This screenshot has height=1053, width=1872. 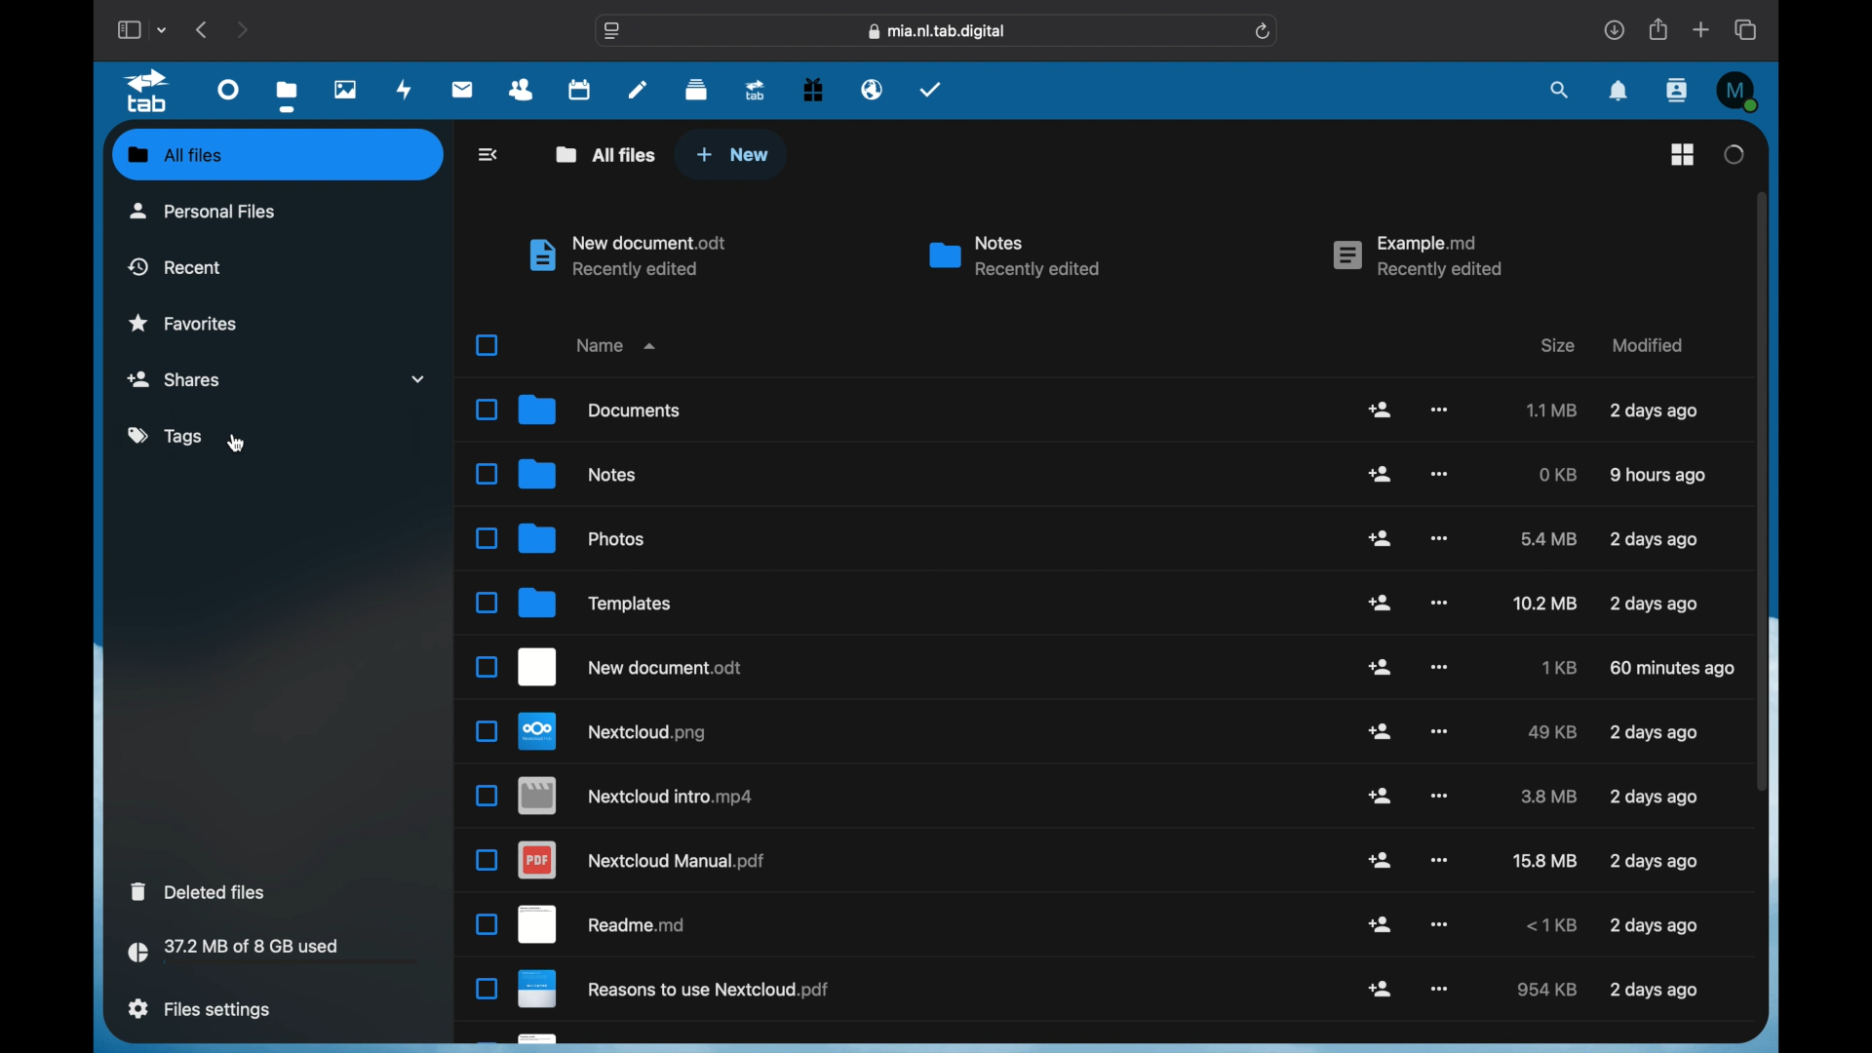 I want to click on deck, so click(x=697, y=88).